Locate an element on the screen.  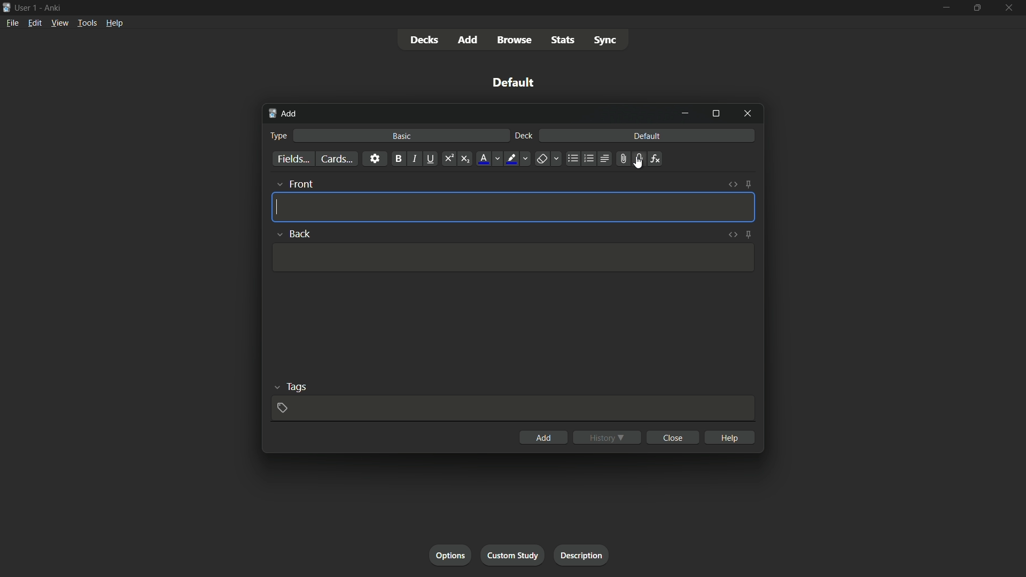
stats is located at coordinates (565, 41).